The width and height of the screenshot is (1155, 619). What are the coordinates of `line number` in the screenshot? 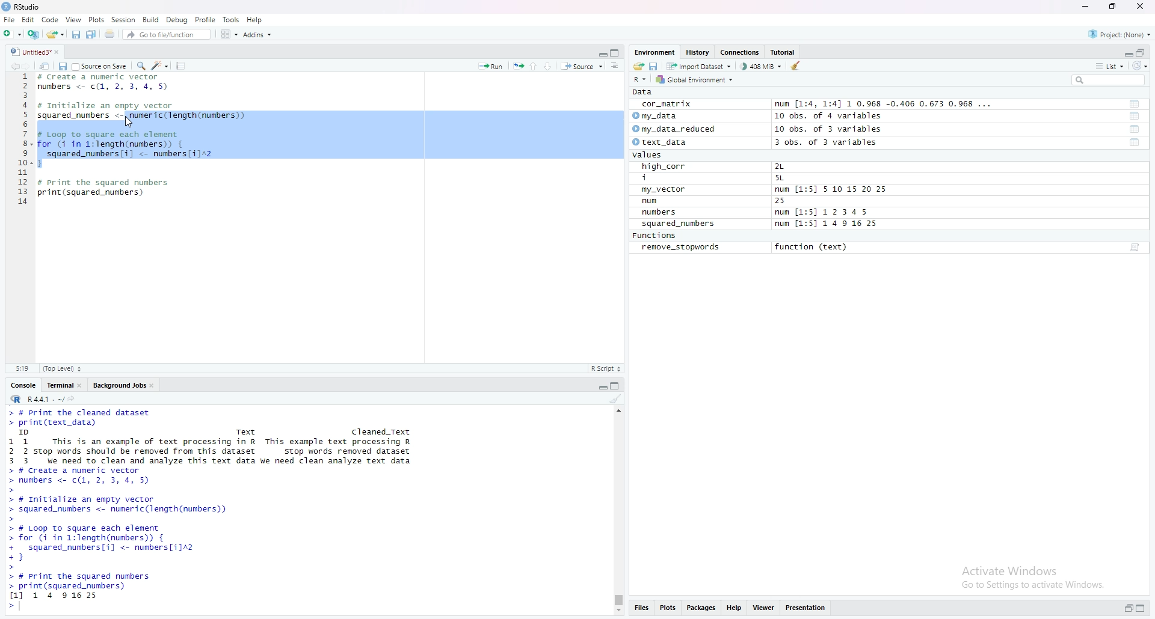 It's located at (24, 142).